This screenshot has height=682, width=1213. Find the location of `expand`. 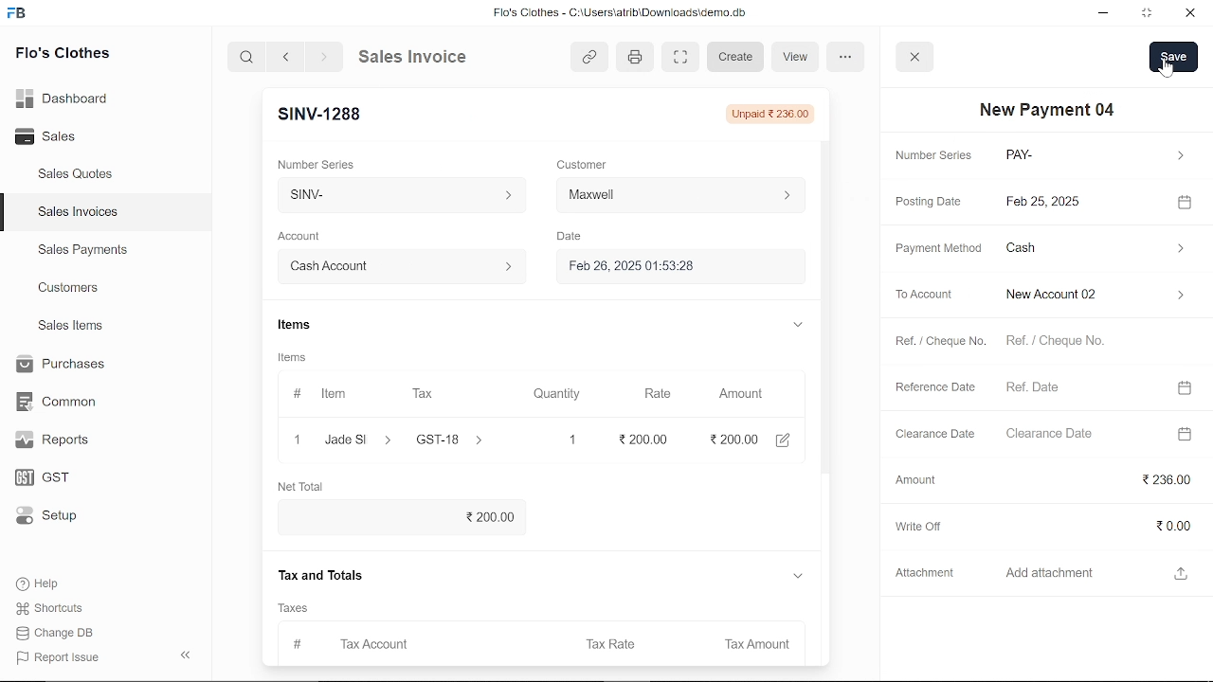

expand is located at coordinates (798, 575).